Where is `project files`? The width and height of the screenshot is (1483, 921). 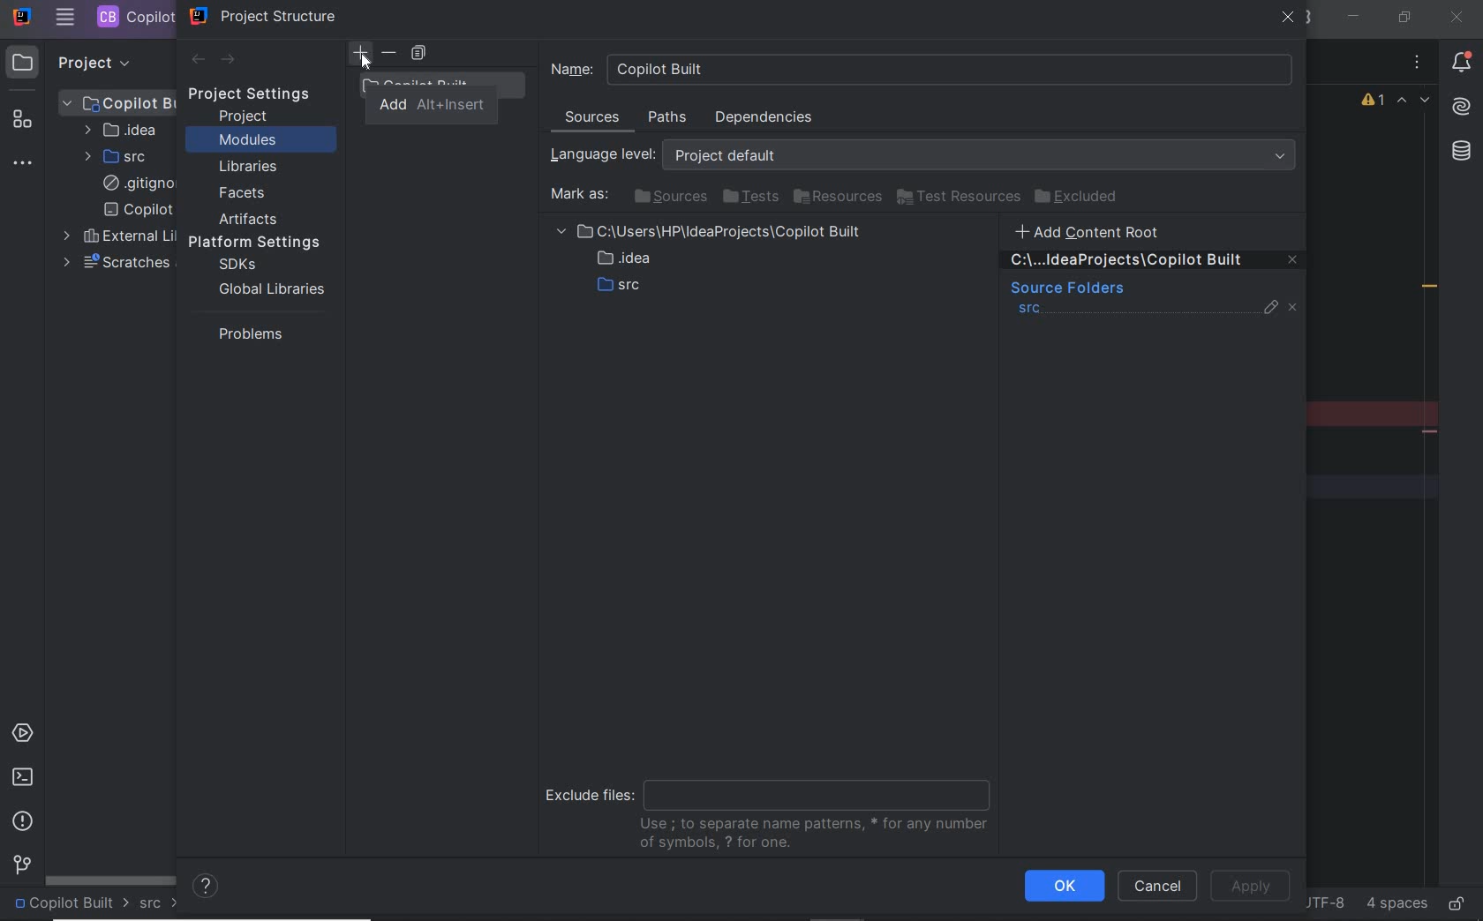 project files is located at coordinates (713, 262).